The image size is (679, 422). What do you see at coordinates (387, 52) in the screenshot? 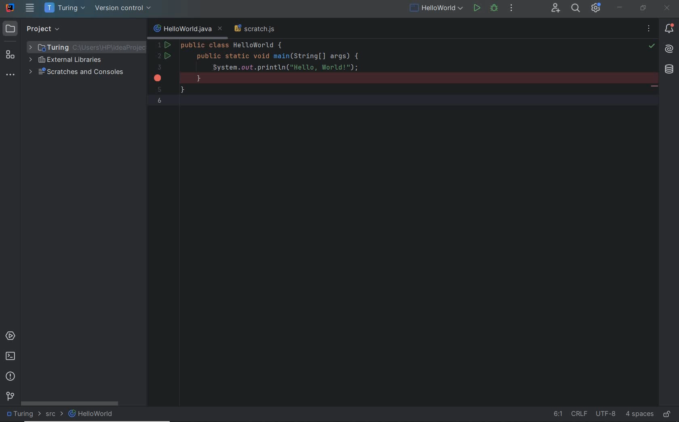
I see `codes` at bounding box center [387, 52].